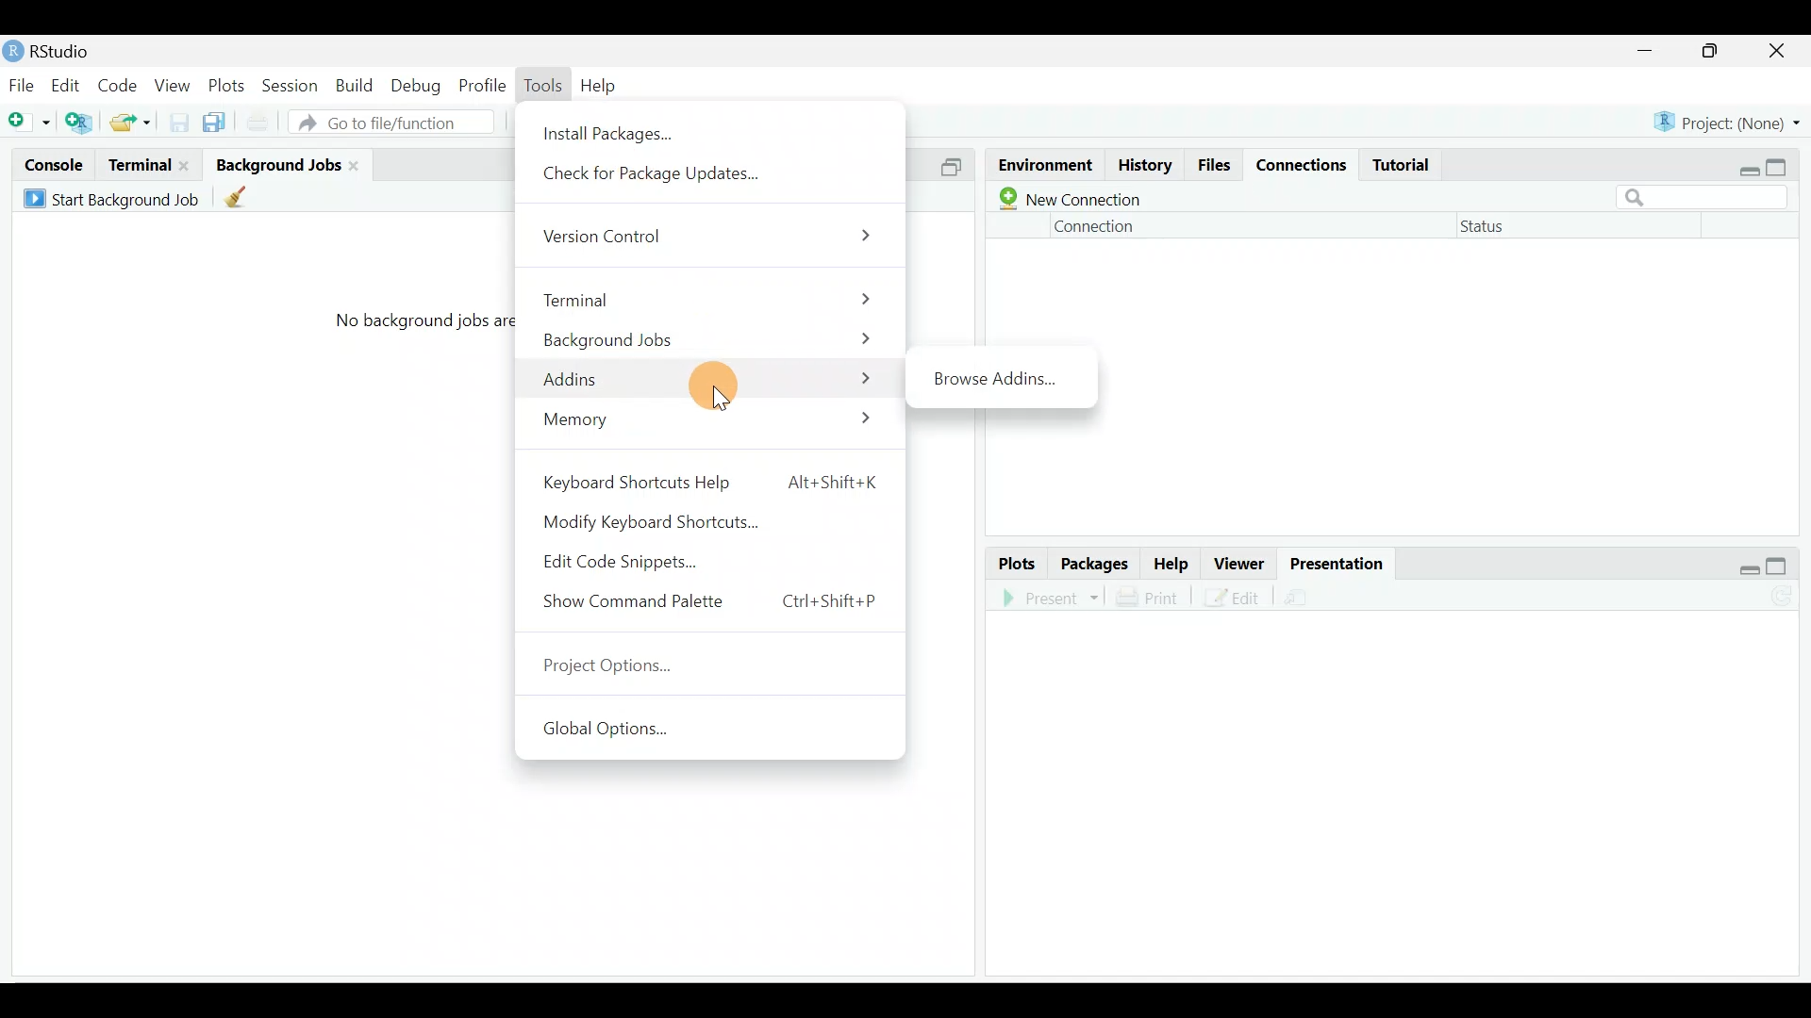 The width and height of the screenshot is (1811, 1018). What do you see at coordinates (260, 123) in the screenshot?
I see `Print current file` at bounding box center [260, 123].